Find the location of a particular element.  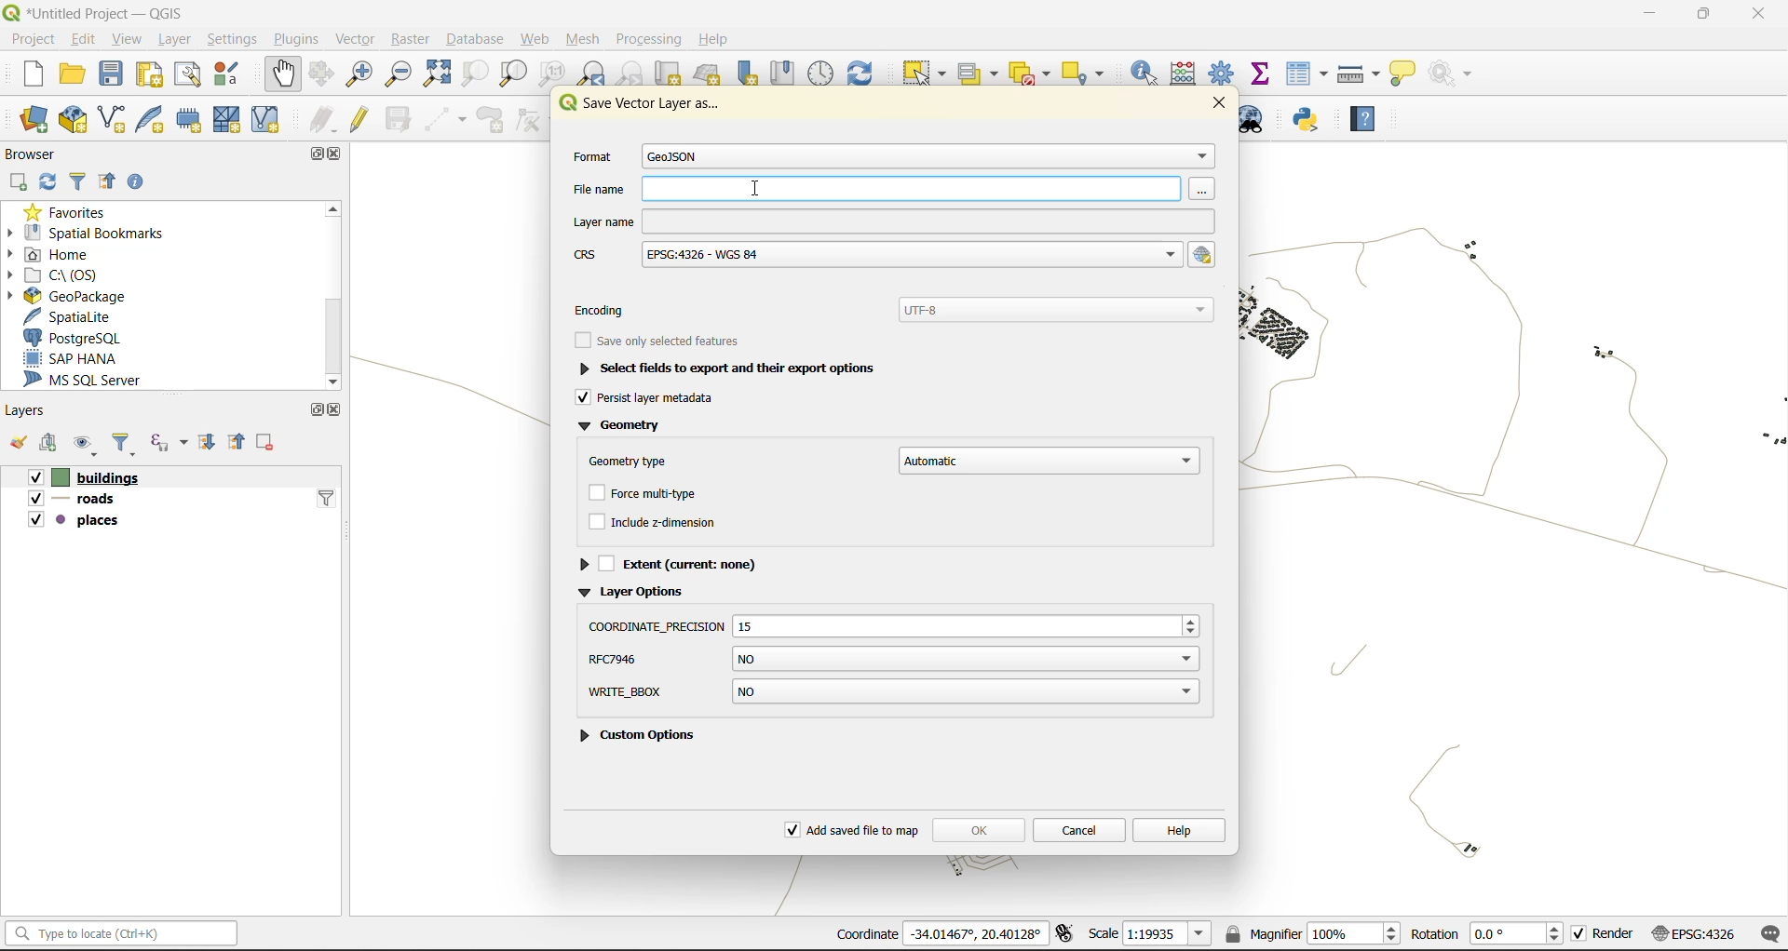

open data source manager is located at coordinates (38, 120).